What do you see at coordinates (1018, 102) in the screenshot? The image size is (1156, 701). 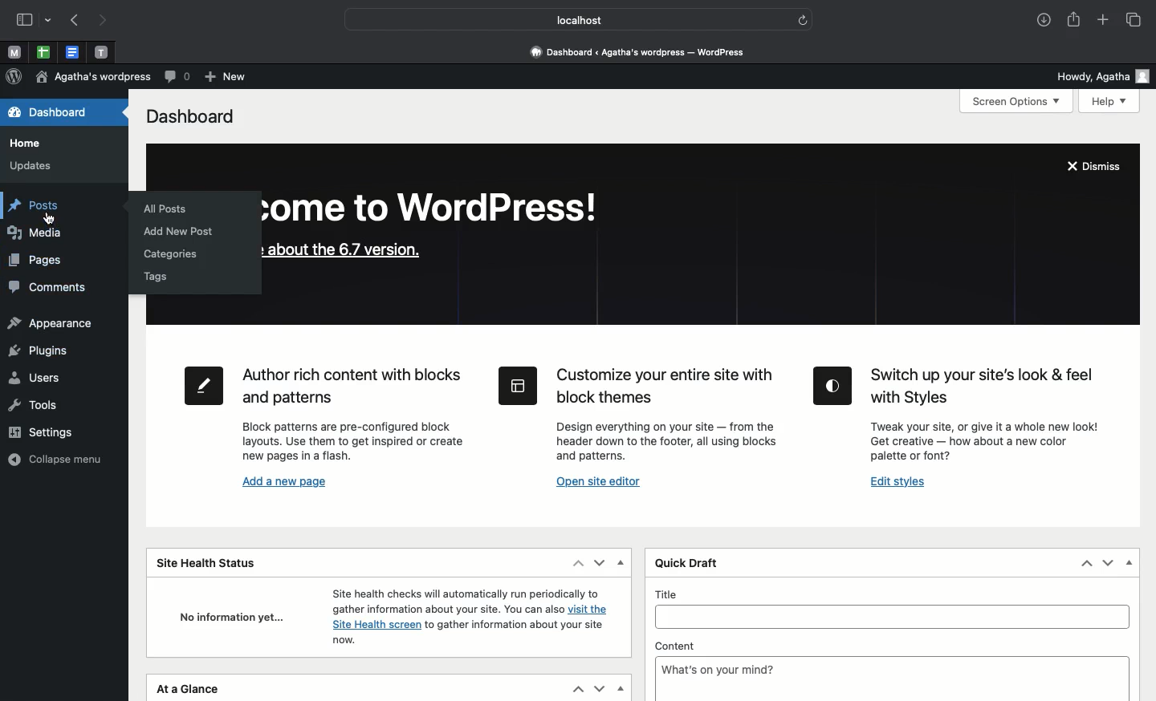 I see `Screen options` at bounding box center [1018, 102].